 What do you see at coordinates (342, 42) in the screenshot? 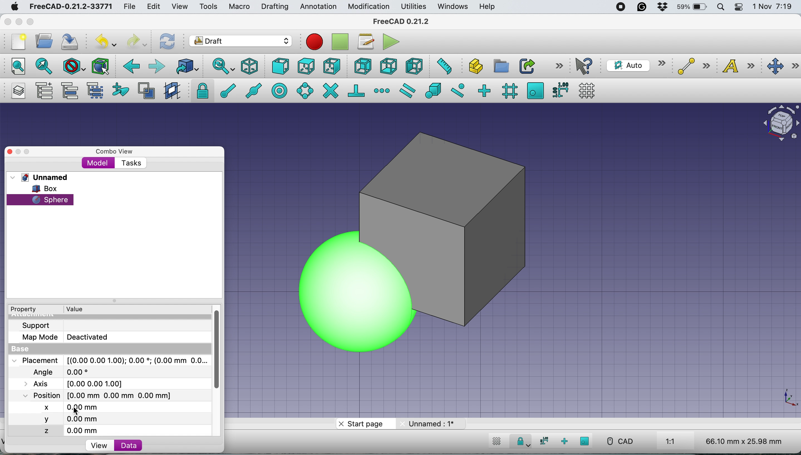
I see `stop recording macros` at bounding box center [342, 42].